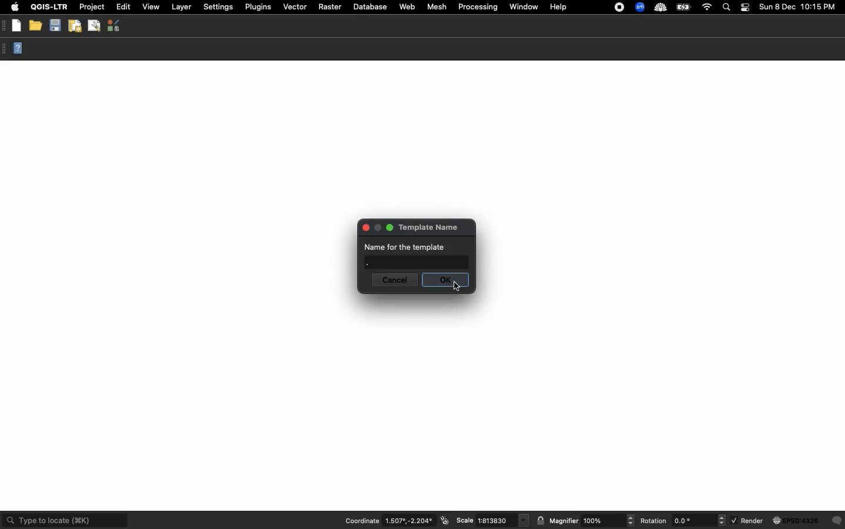 The width and height of the screenshot is (845, 529). I want to click on Edit, so click(122, 7).